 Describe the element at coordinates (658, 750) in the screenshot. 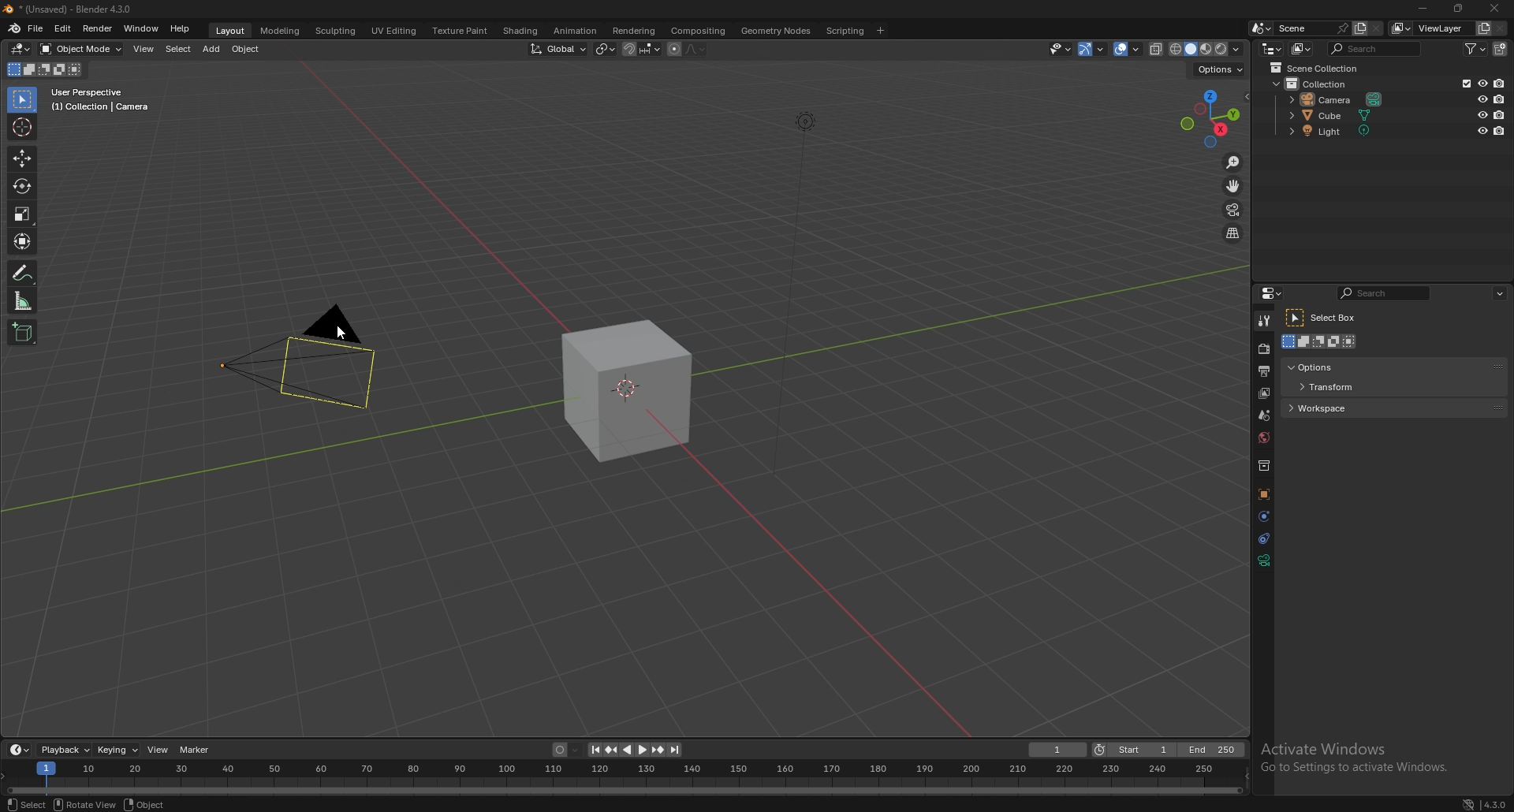

I see `jump to keyframe` at that location.